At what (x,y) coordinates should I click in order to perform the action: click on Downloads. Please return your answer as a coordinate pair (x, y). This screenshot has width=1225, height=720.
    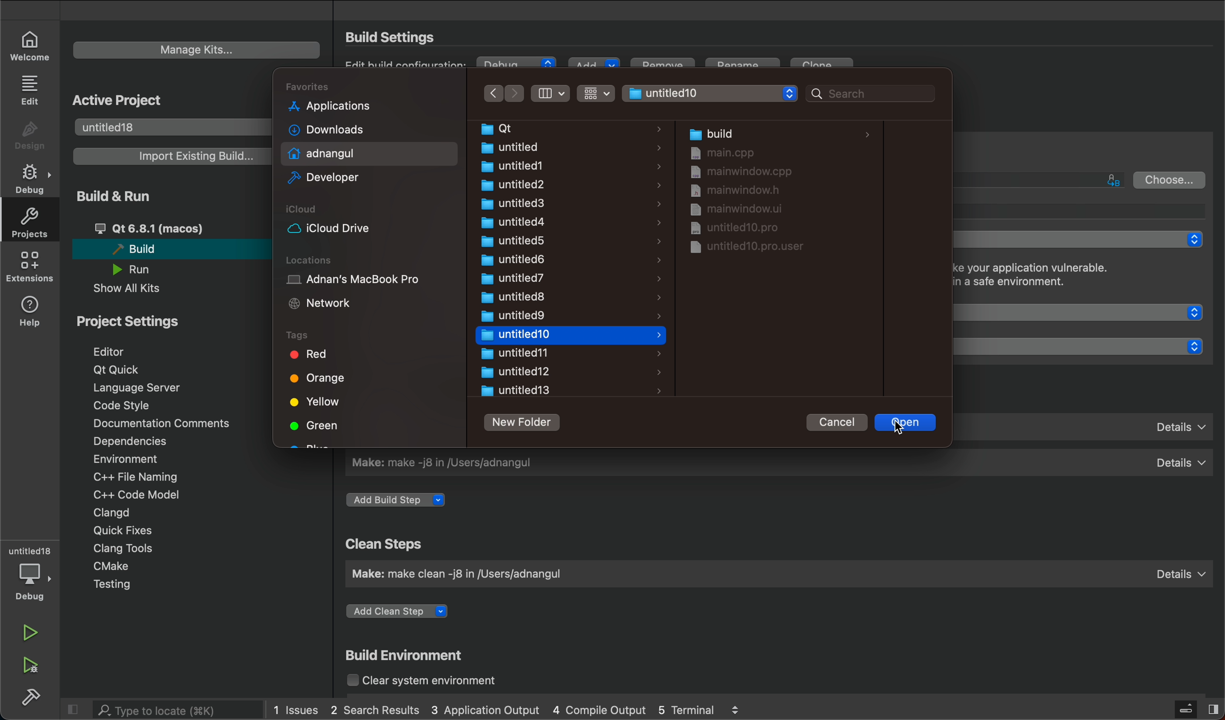
    Looking at the image, I should click on (323, 128).